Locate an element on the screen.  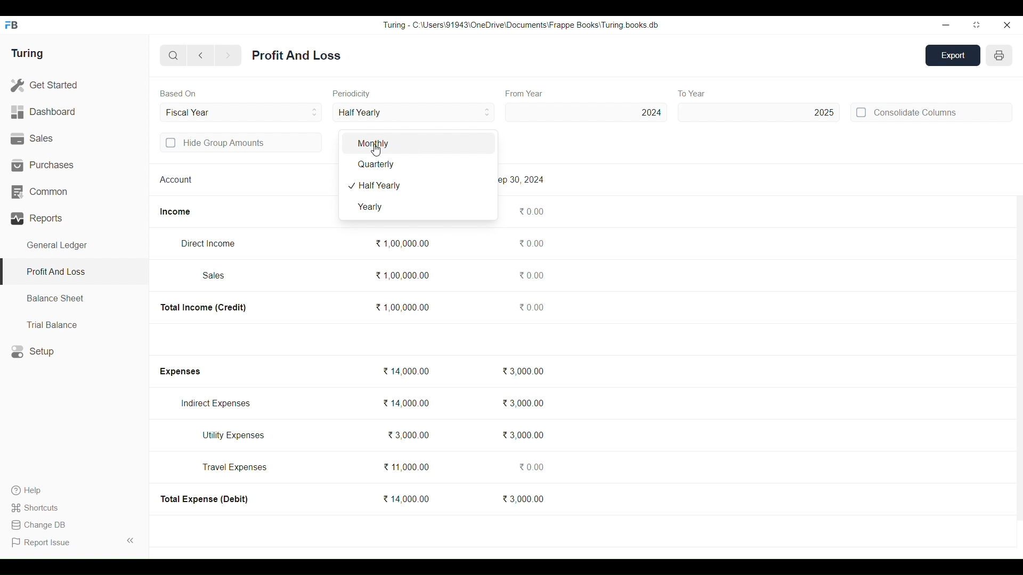
Help is located at coordinates (36, 490).